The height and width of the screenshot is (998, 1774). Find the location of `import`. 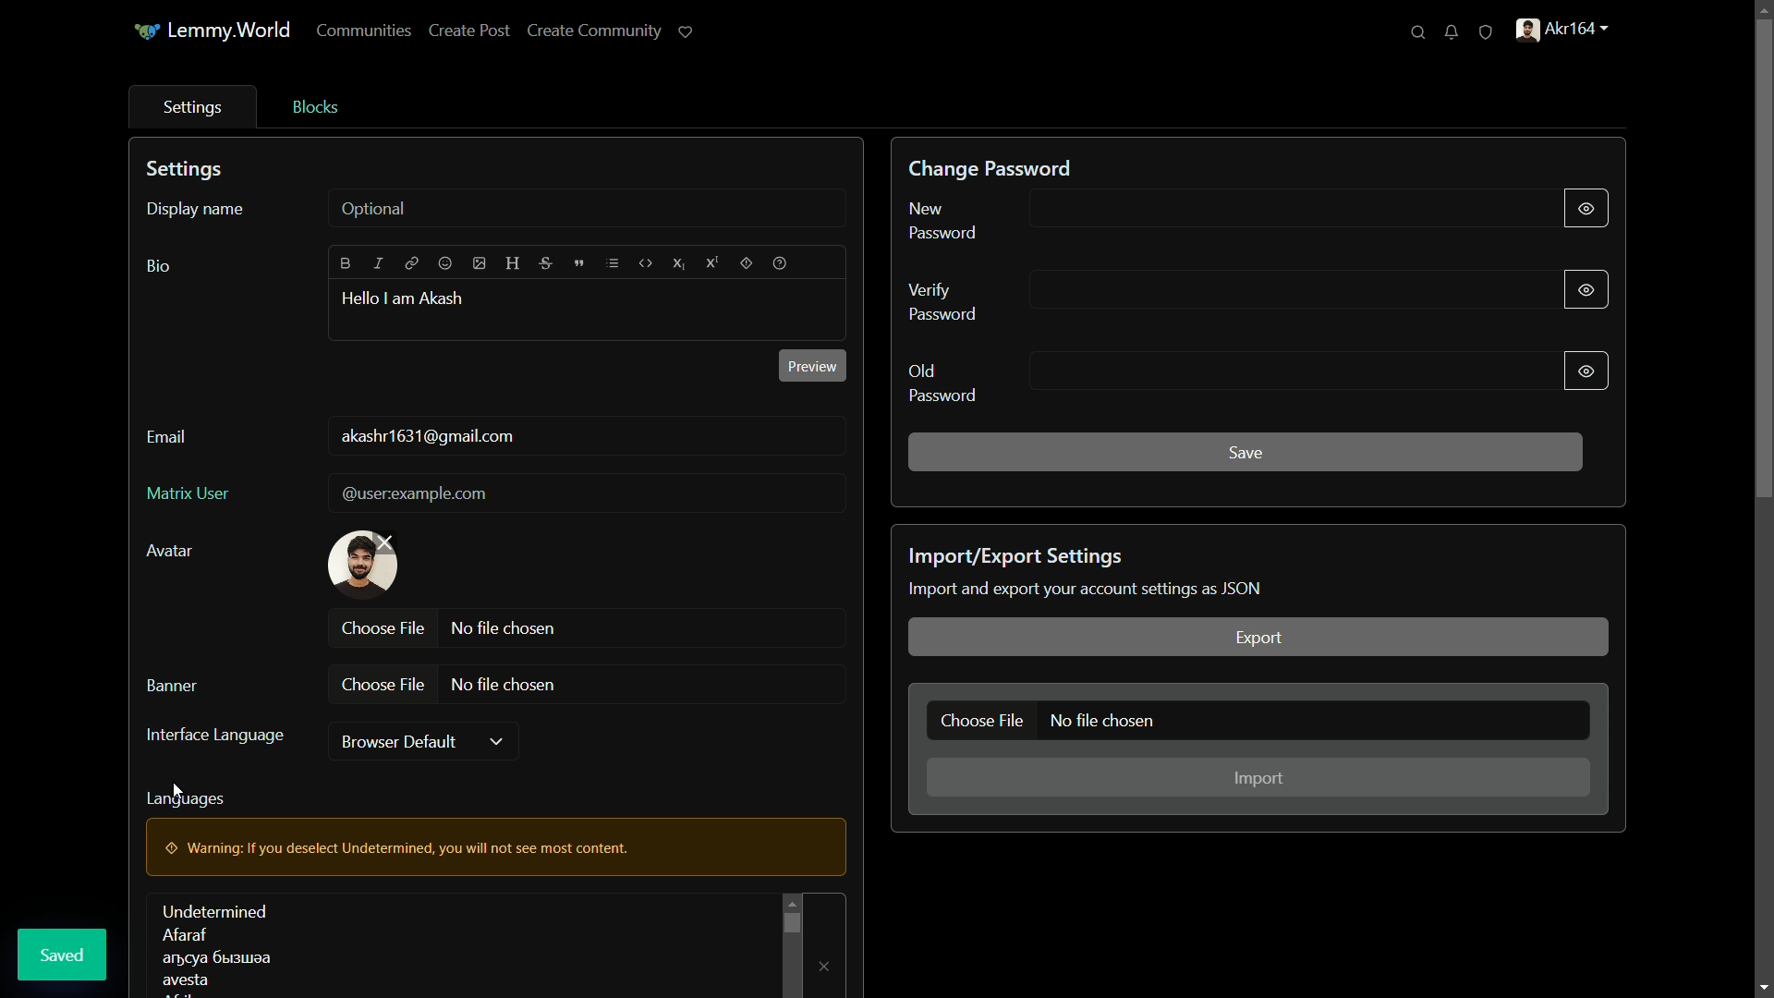

import is located at coordinates (1257, 777).